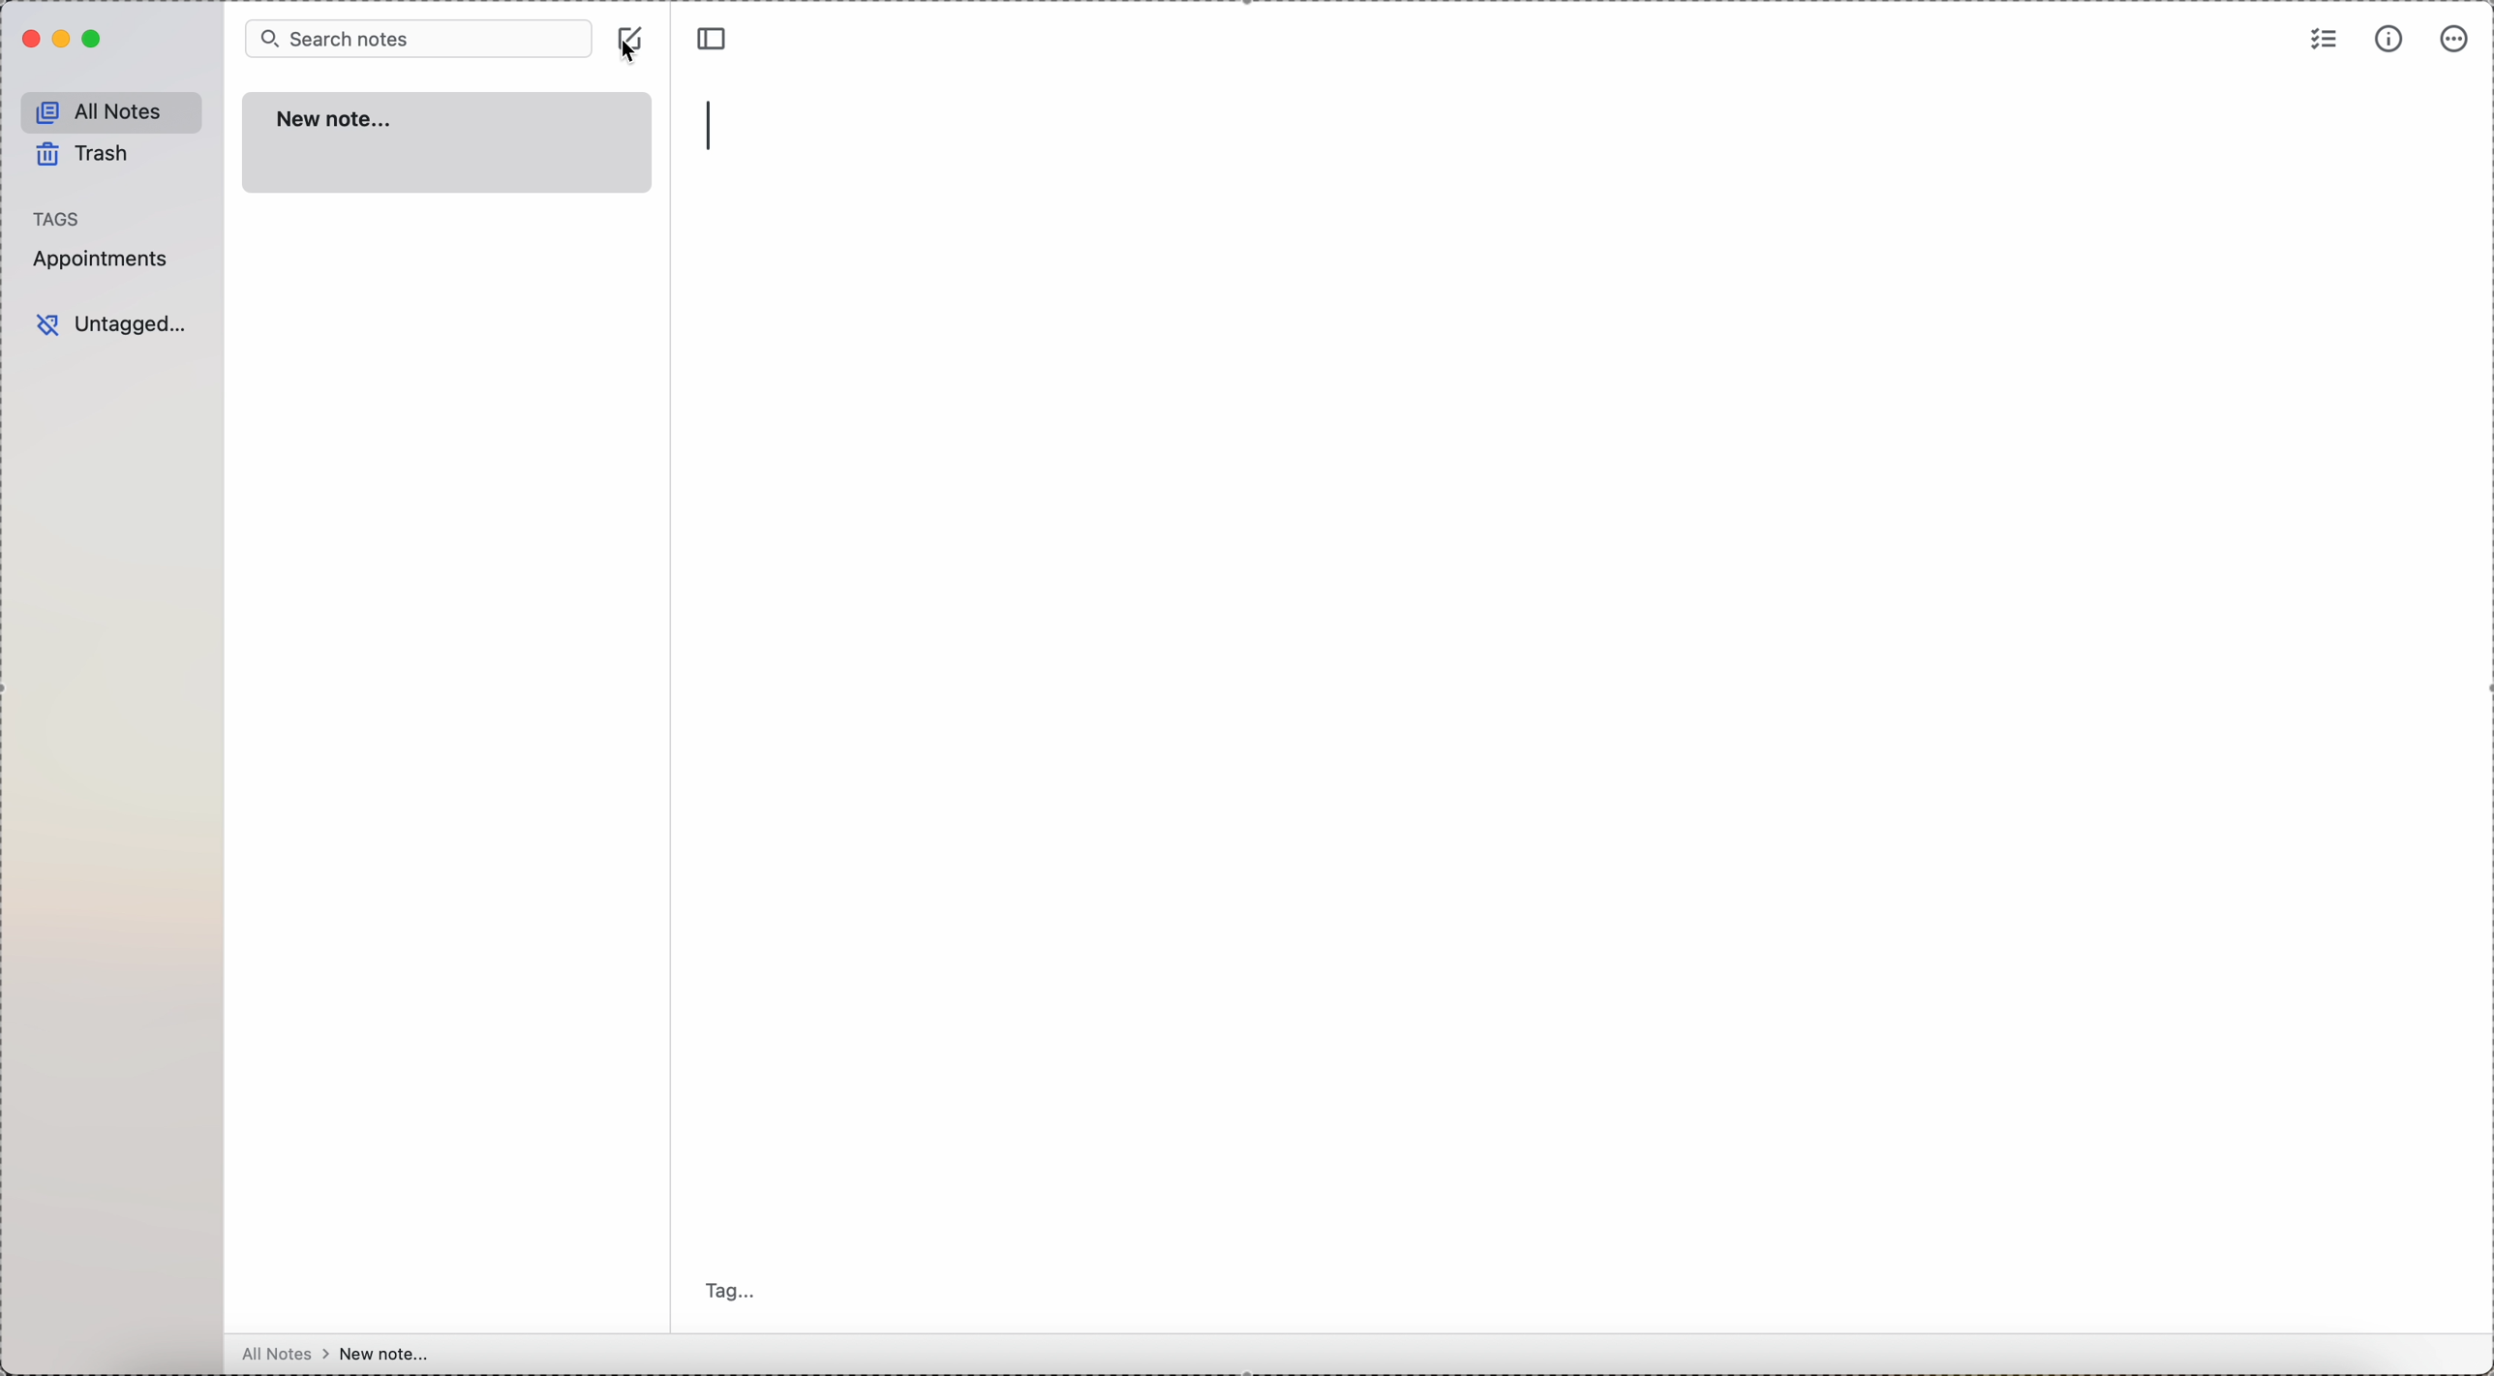 This screenshot has width=2494, height=1376. I want to click on type, so click(715, 126).